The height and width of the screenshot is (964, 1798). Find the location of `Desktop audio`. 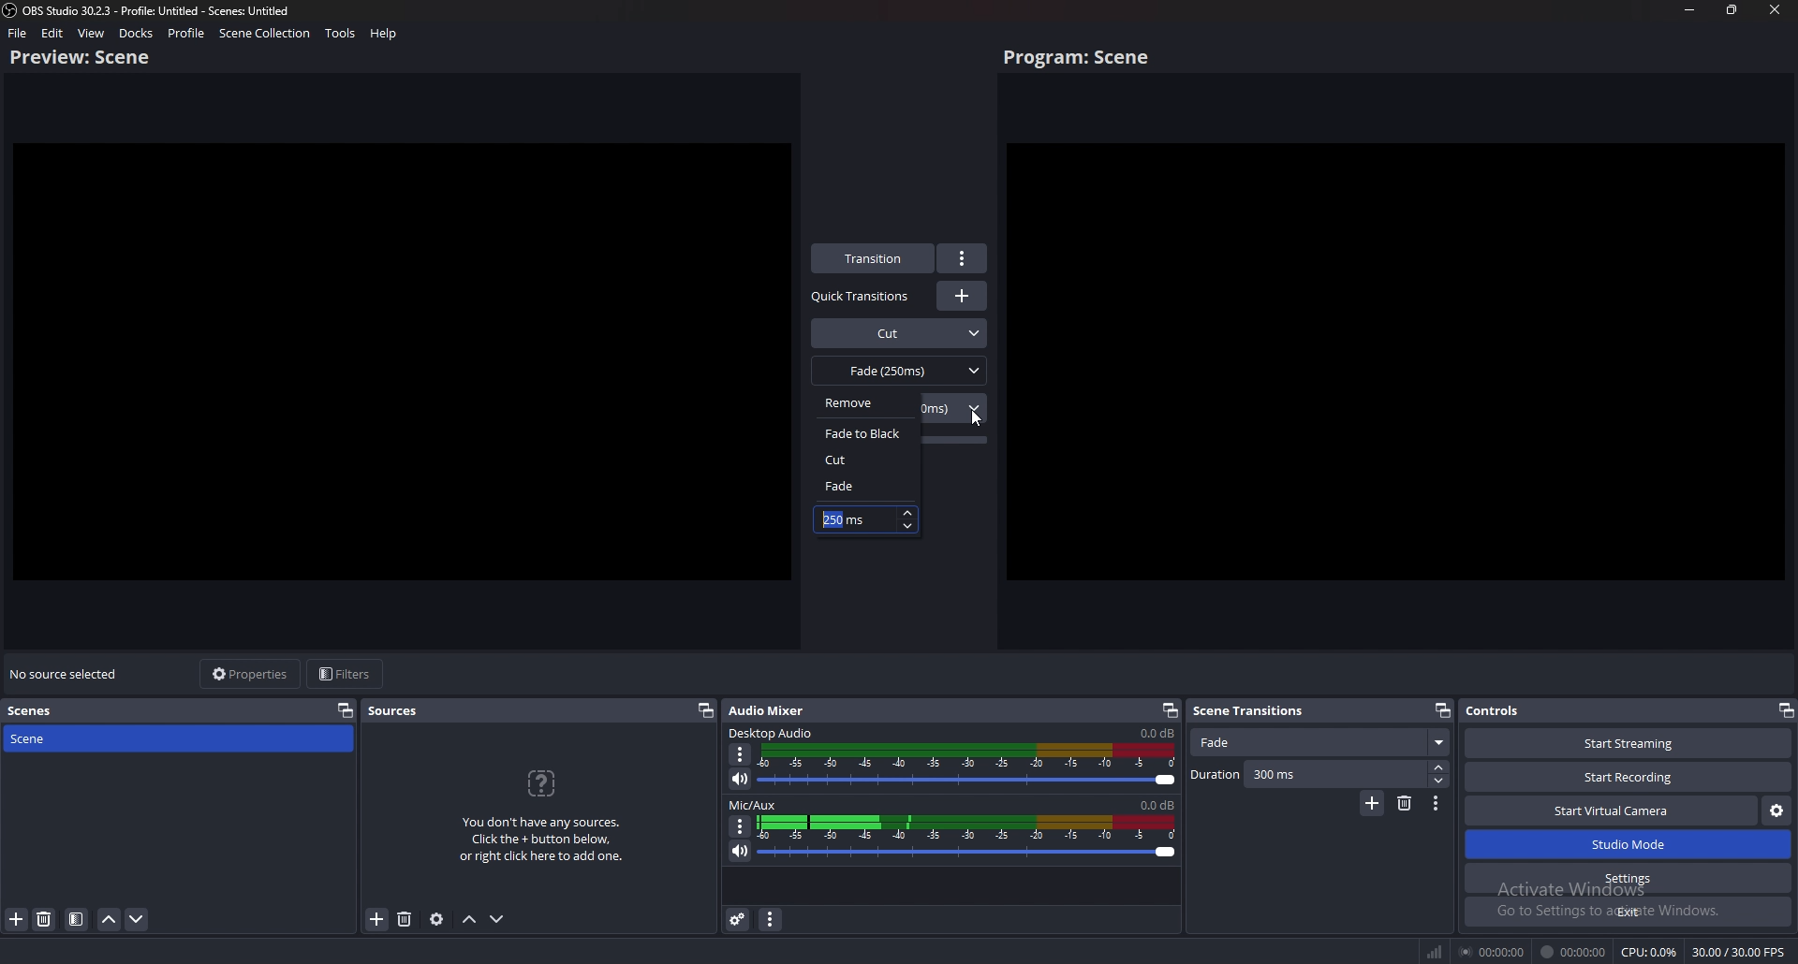

Desktop audio is located at coordinates (1156, 733).